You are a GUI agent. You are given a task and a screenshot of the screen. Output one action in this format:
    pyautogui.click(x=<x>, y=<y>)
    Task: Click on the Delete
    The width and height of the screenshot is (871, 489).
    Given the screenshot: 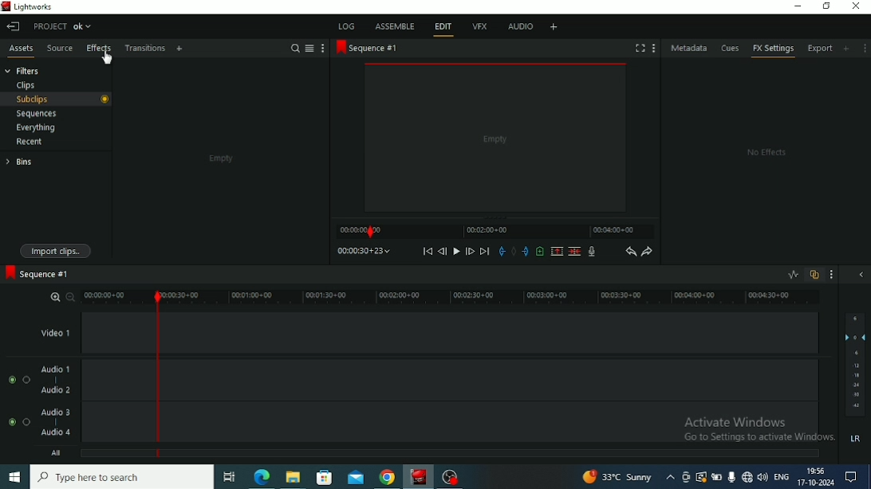 What is the action you would take?
    pyautogui.click(x=574, y=251)
    